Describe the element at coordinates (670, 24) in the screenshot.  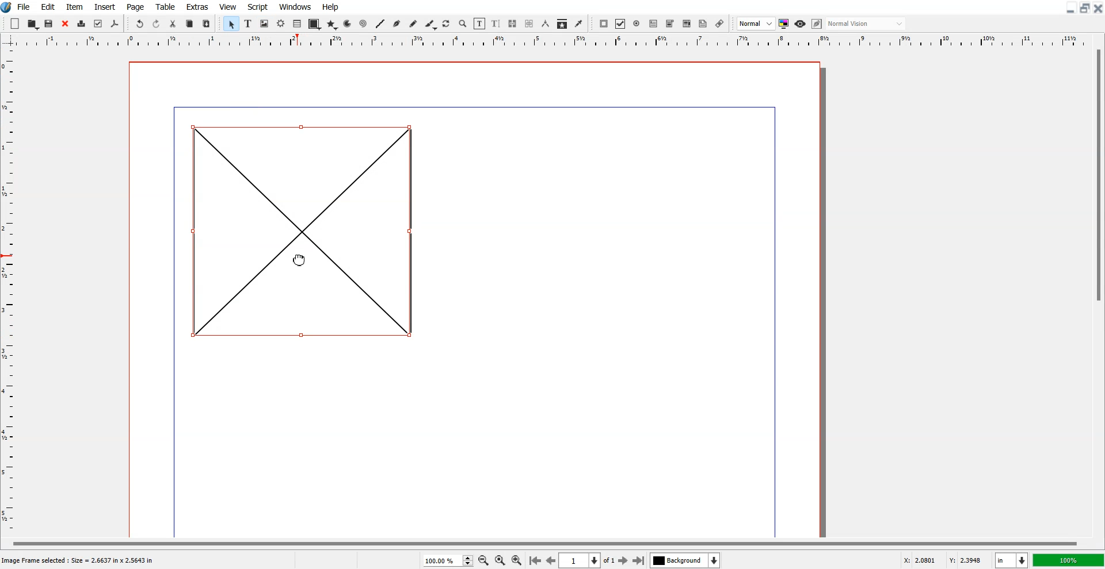
I see `PDF Combo Box` at that location.